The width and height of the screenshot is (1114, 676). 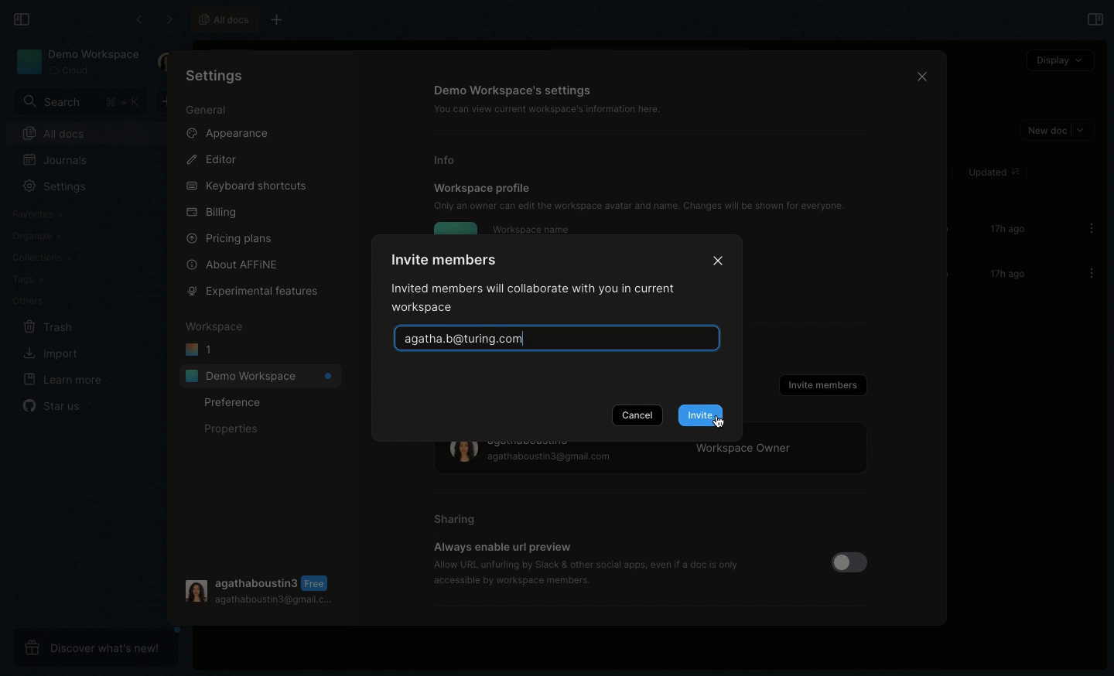 I want to click on Sharing, so click(x=456, y=520).